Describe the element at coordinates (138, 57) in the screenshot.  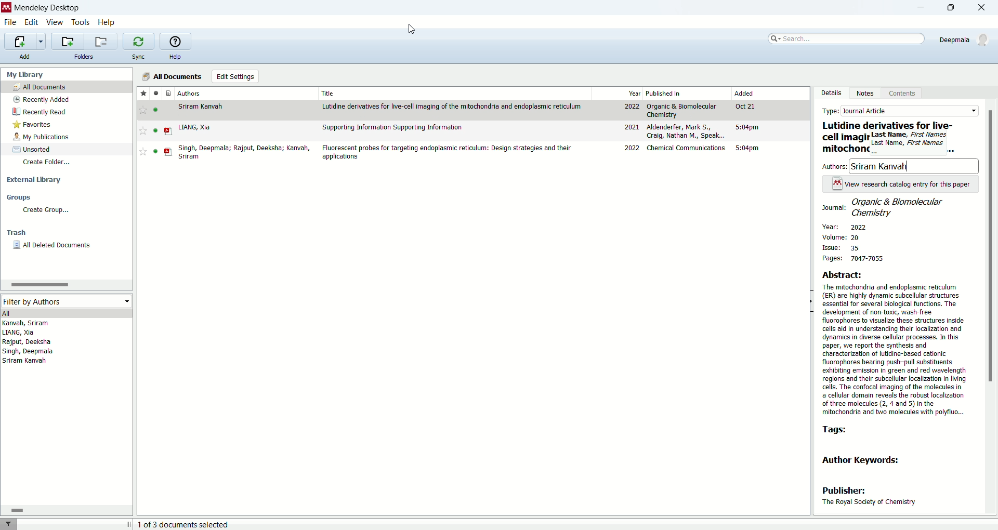
I see `sync` at that location.